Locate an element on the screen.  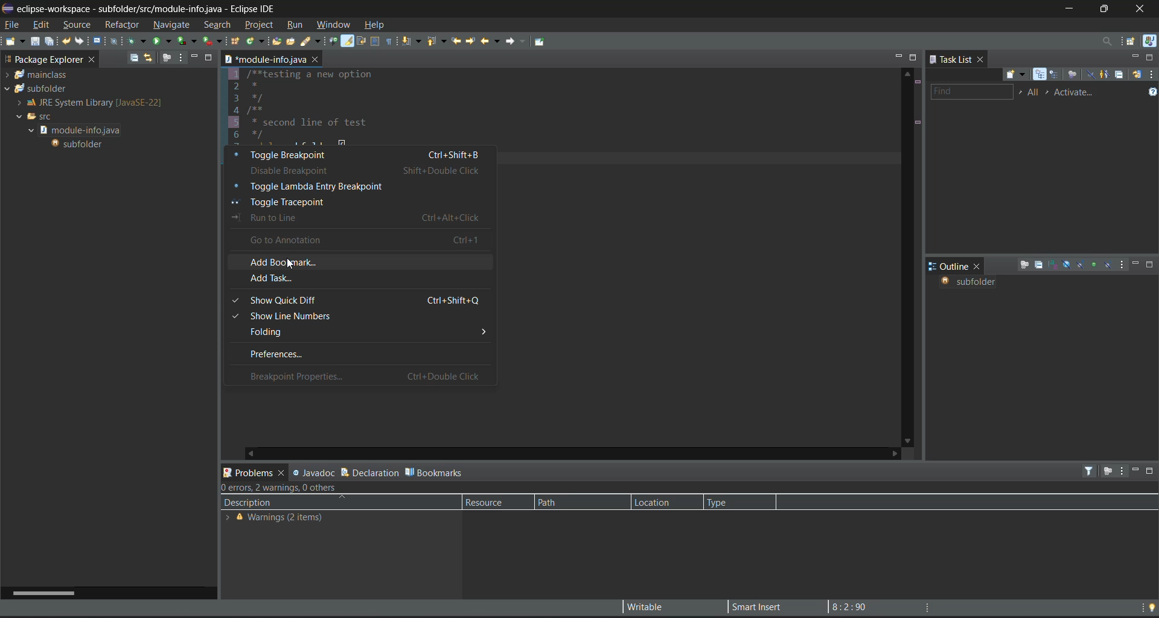
collapse all is located at coordinates (1038, 266).